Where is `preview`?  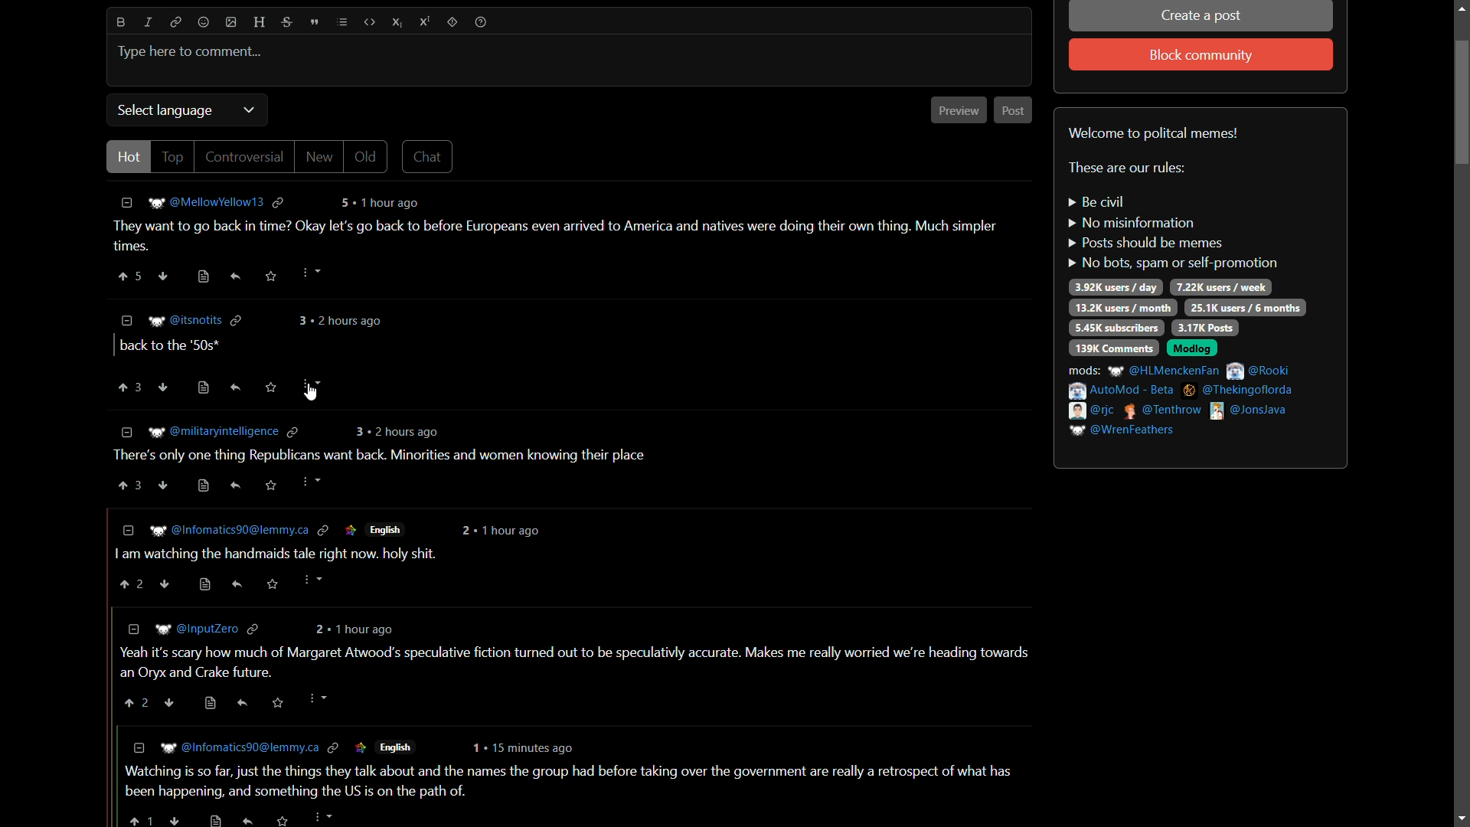 preview is located at coordinates (959, 110).